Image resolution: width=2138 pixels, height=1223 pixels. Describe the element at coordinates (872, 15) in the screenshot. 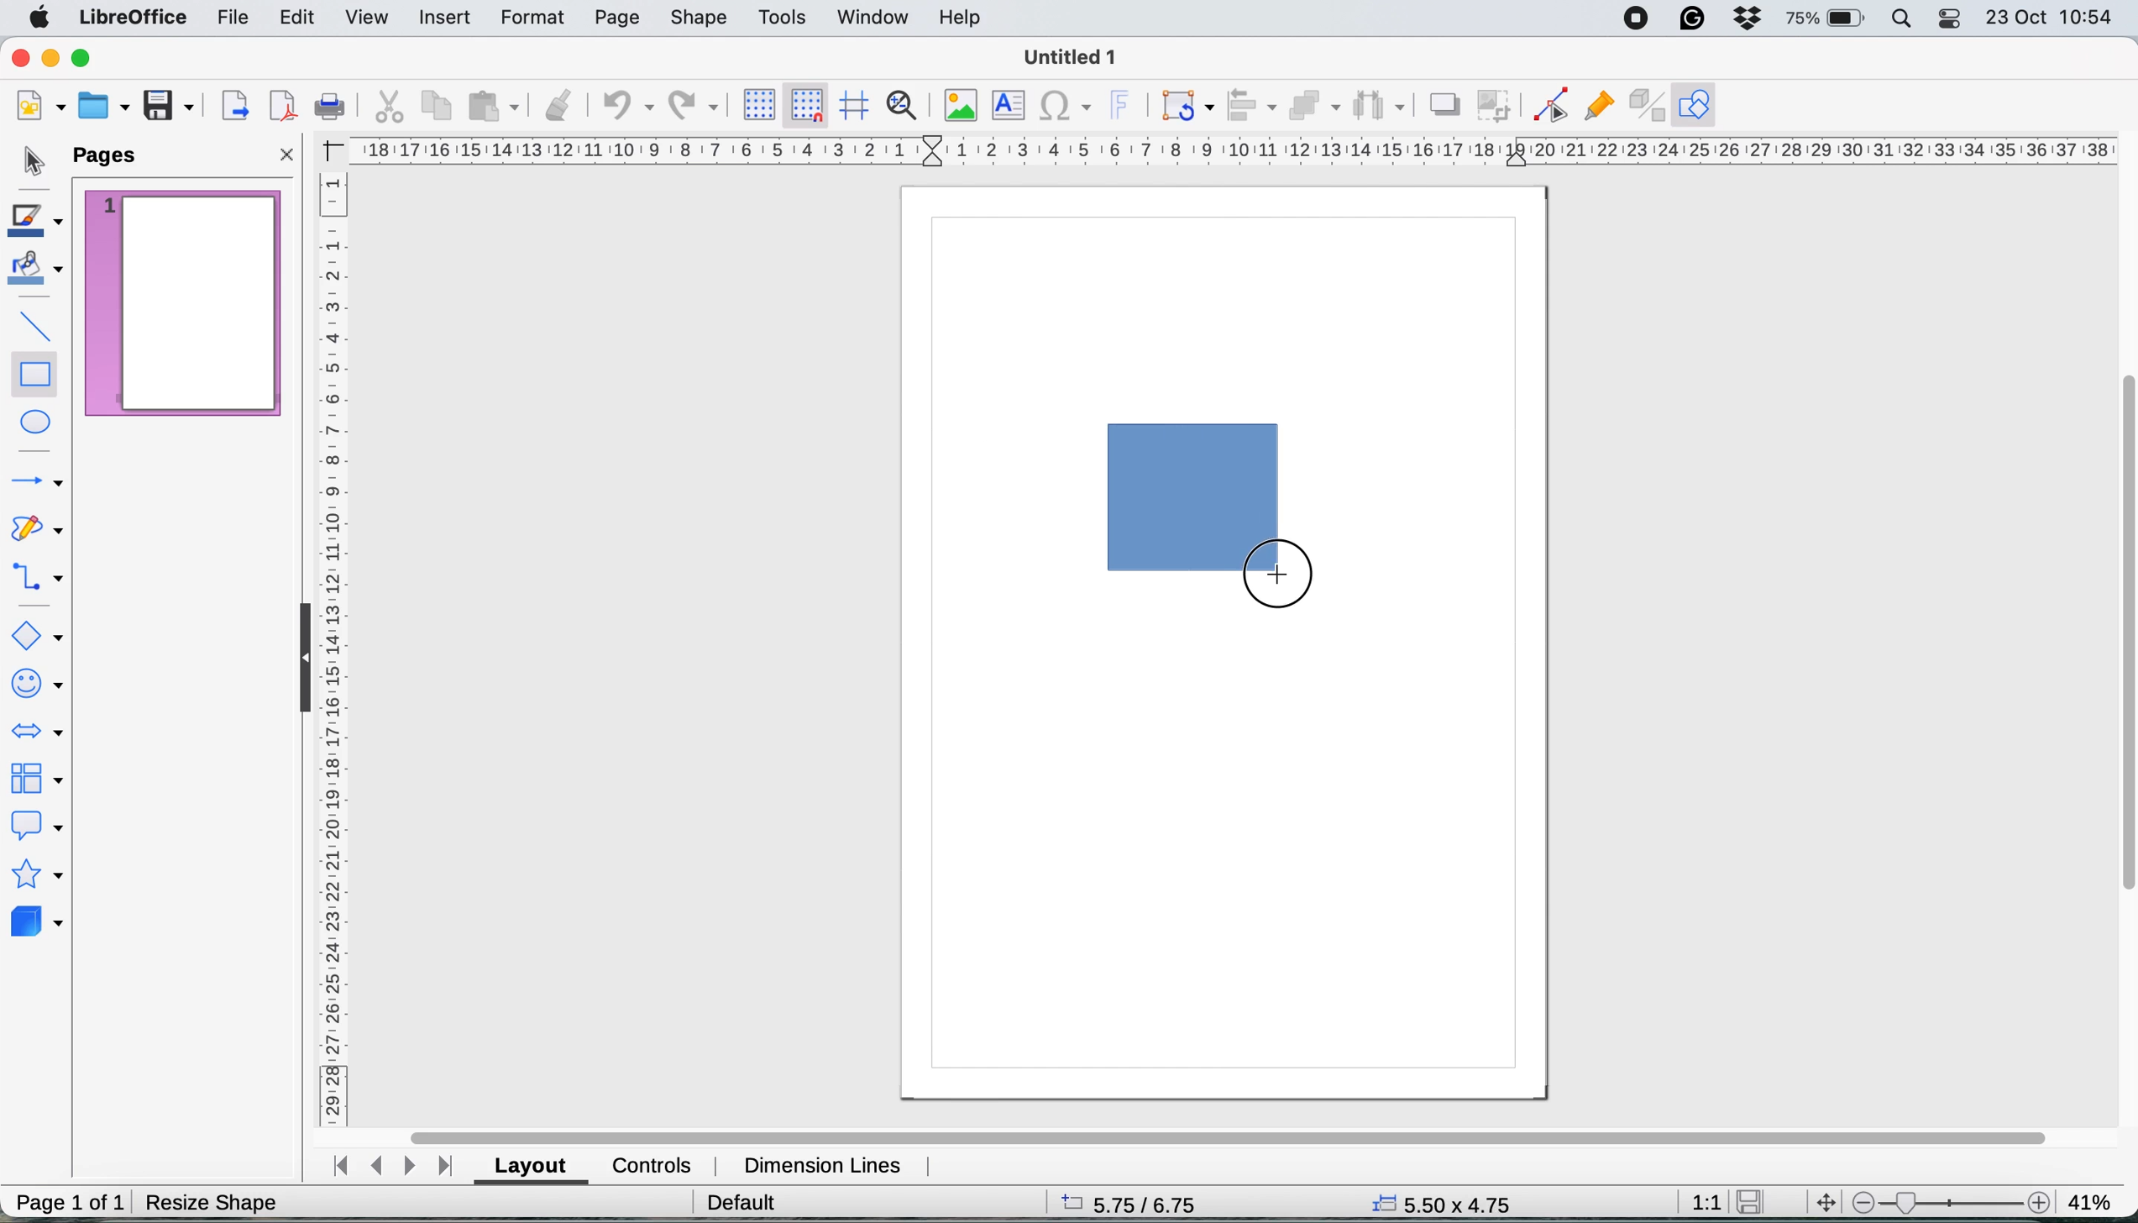

I see `window` at that location.